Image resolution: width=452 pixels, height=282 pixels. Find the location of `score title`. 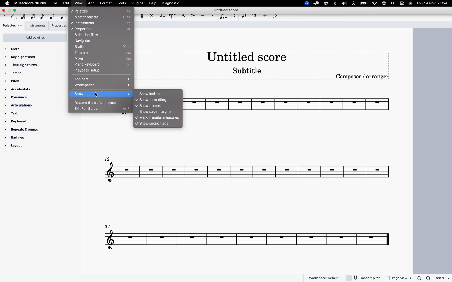

score title is located at coordinates (248, 56).